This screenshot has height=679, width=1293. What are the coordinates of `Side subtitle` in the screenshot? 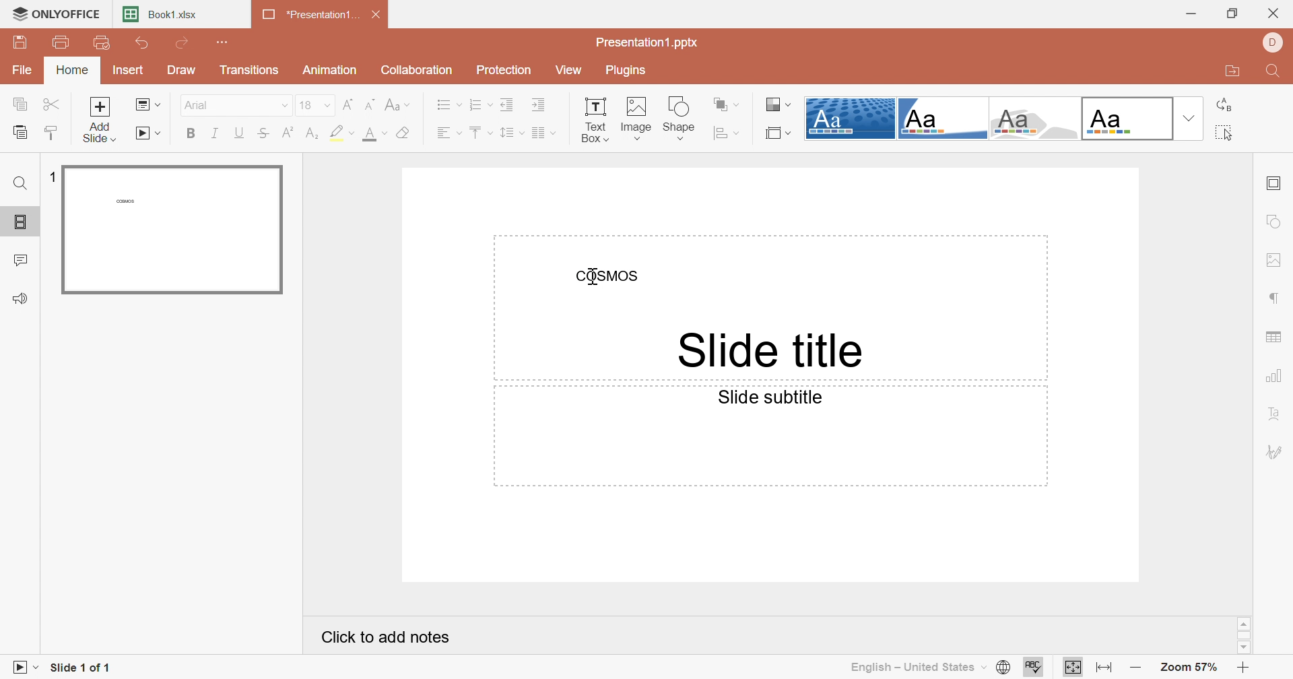 It's located at (767, 396).